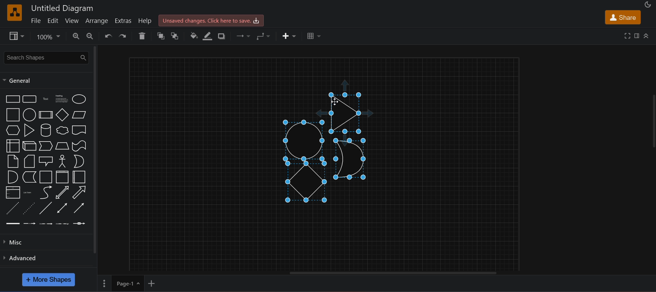 The height and width of the screenshot is (292, 656). Describe the element at coordinates (18, 37) in the screenshot. I see `view` at that location.